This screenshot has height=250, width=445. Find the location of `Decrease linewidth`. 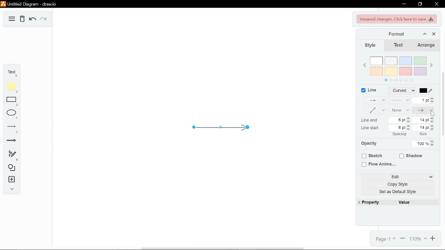

Decrease linewidth is located at coordinates (433, 102).